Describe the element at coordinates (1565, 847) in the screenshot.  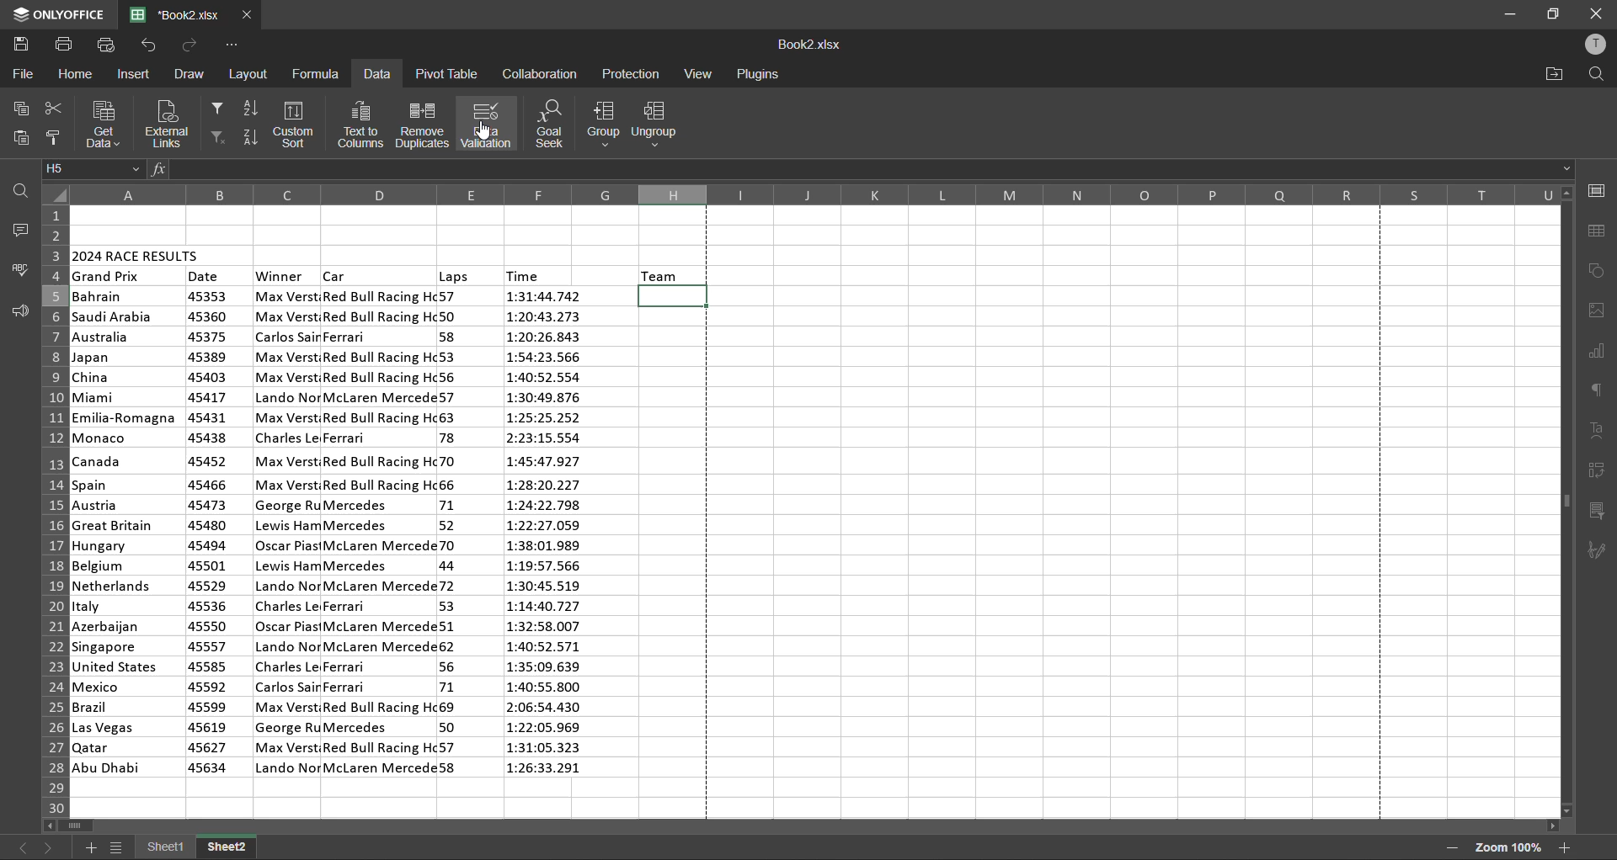
I see `zoom in` at that location.